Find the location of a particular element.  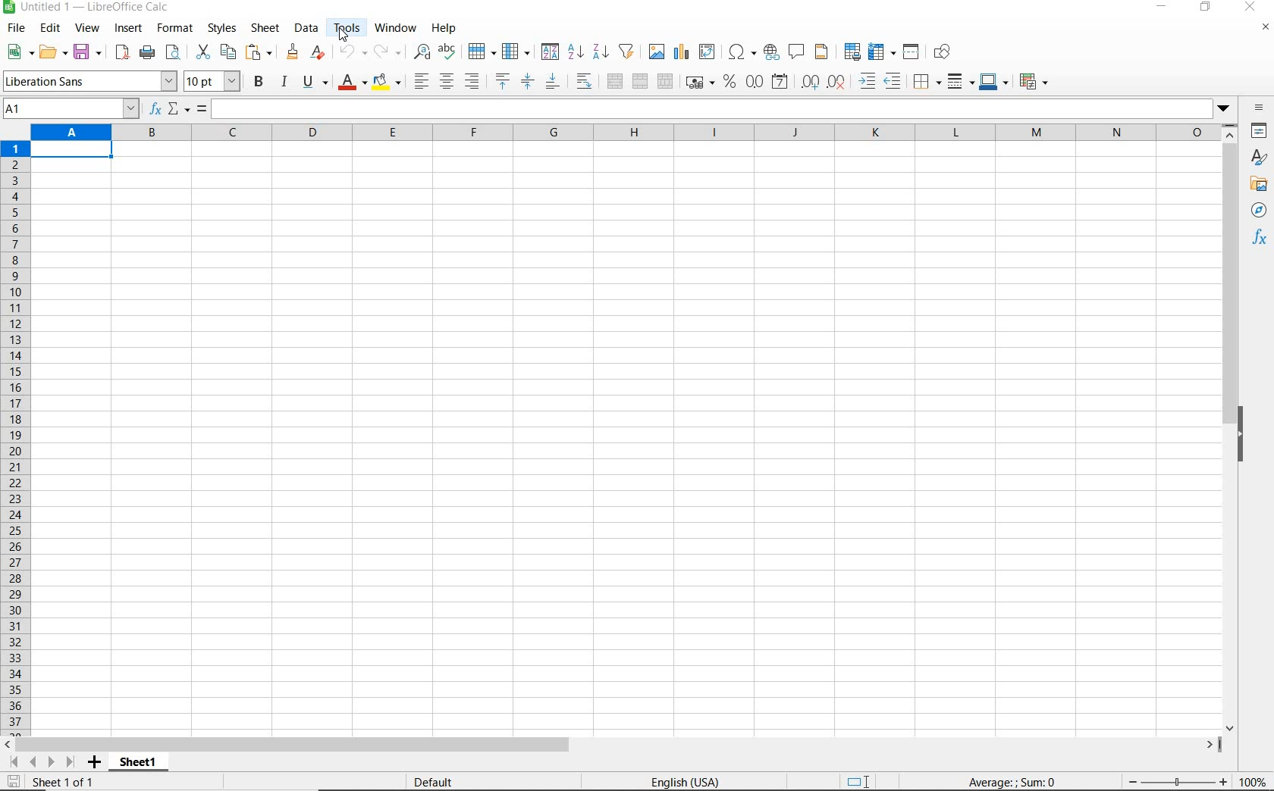

NAME BOX is located at coordinates (71, 108).